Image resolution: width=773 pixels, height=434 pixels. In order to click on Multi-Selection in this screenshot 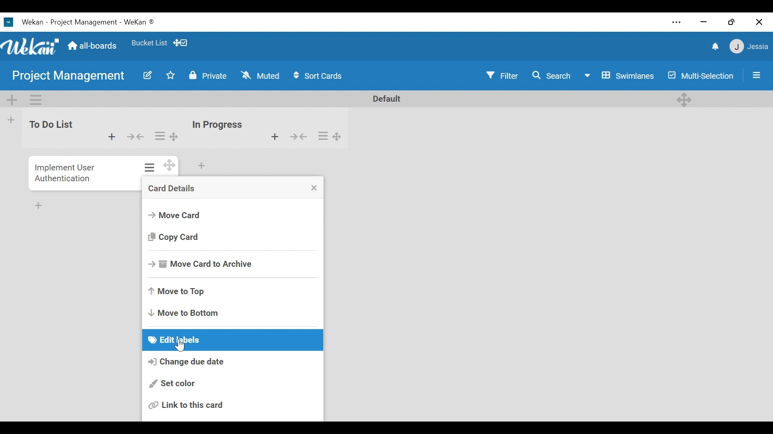, I will do `click(701, 75)`.